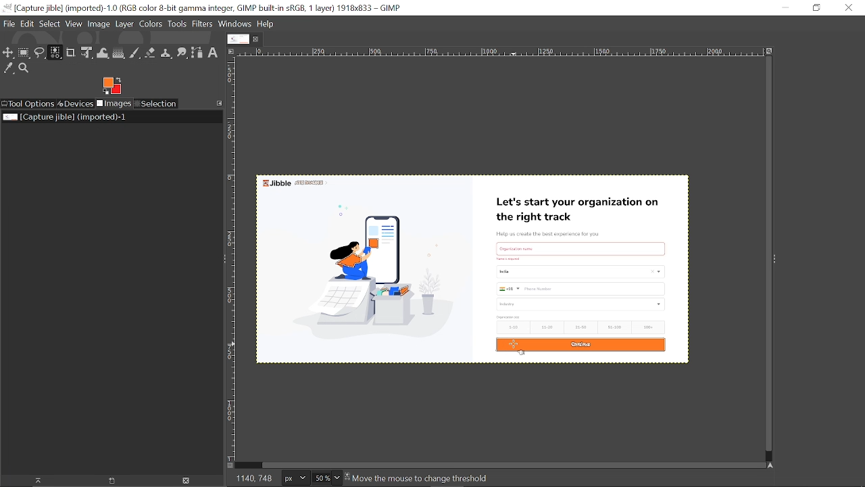  Describe the element at coordinates (75, 104) in the screenshot. I see `Devices` at that location.